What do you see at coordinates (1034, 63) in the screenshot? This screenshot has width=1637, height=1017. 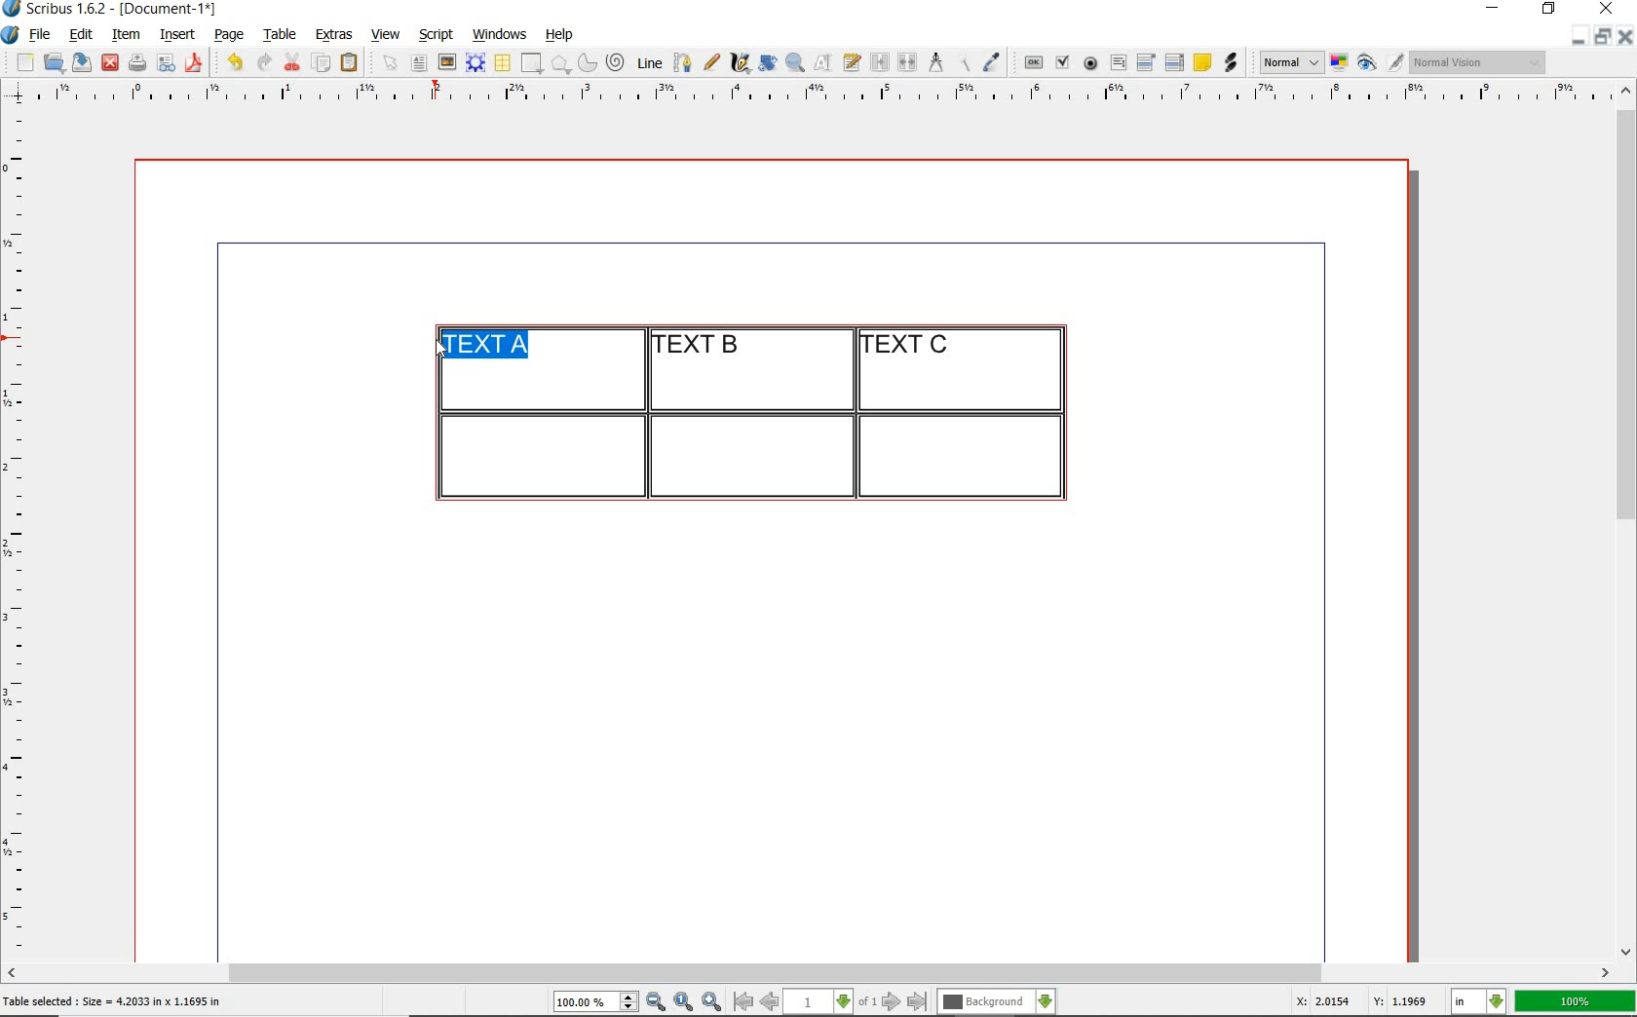 I see `pdf push button` at bounding box center [1034, 63].